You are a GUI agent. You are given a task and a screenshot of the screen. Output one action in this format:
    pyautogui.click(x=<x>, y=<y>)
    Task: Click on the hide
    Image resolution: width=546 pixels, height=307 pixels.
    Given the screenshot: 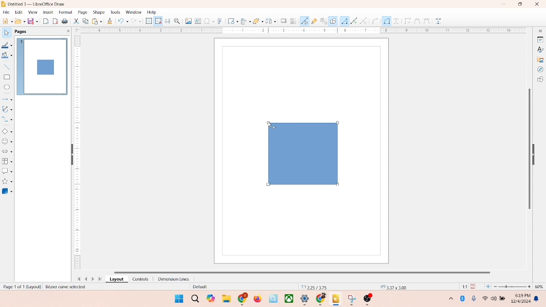 What is the action you would take?
    pyautogui.click(x=536, y=153)
    